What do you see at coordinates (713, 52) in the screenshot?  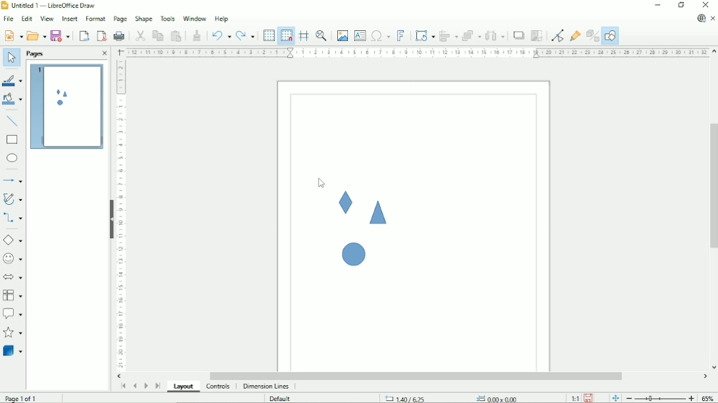 I see `Vertical scroll button` at bounding box center [713, 52].